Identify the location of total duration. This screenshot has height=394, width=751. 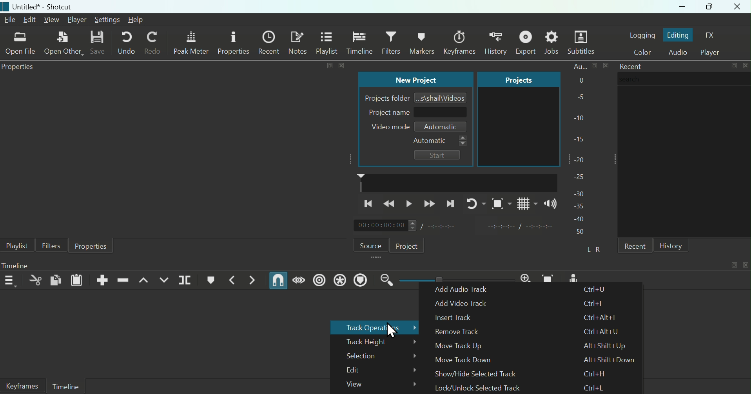
(446, 226).